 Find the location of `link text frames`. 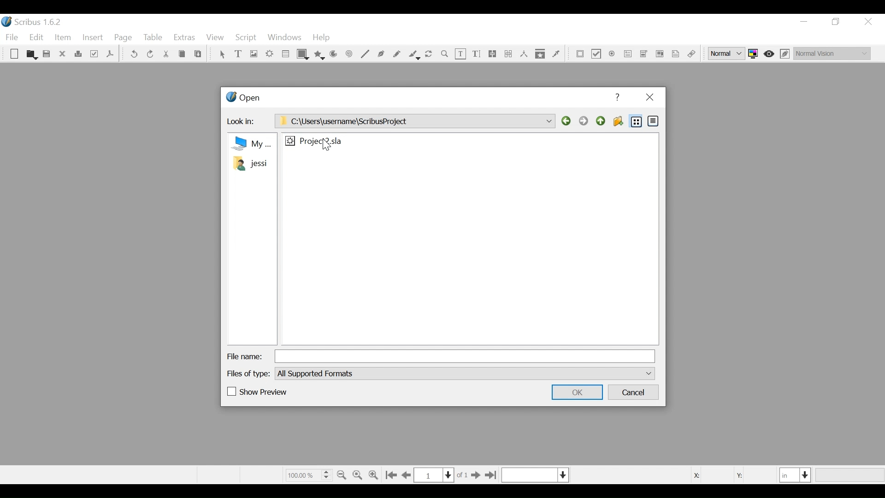

link text frames is located at coordinates (493, 54).